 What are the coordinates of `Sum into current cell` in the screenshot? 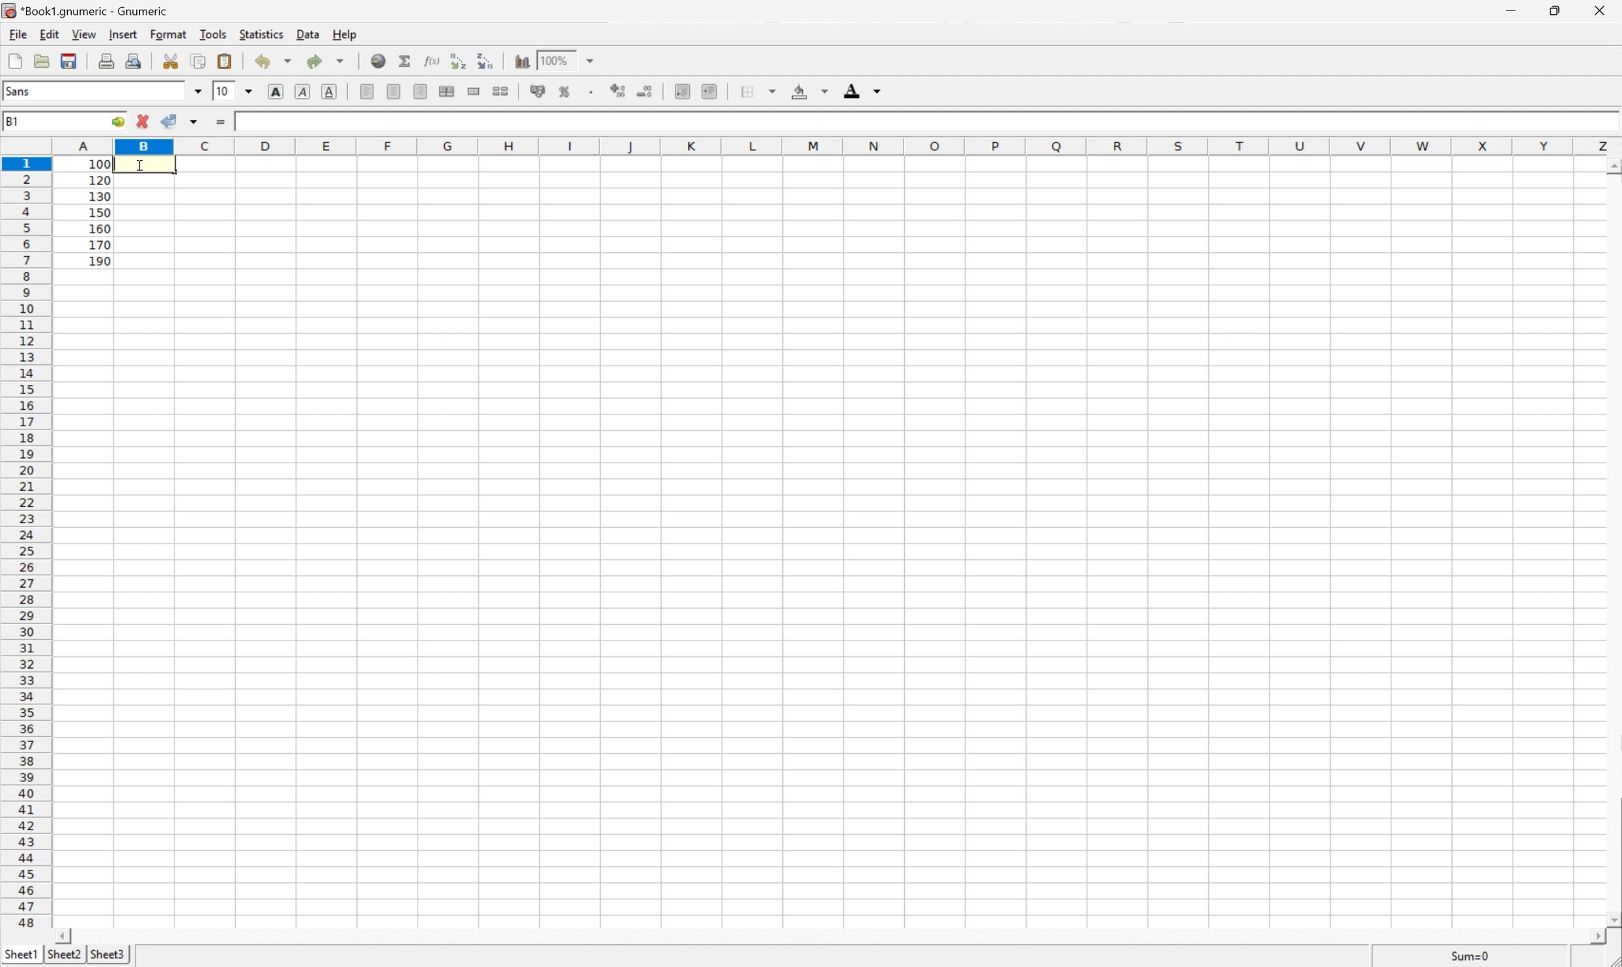 It's located at (403, 60).